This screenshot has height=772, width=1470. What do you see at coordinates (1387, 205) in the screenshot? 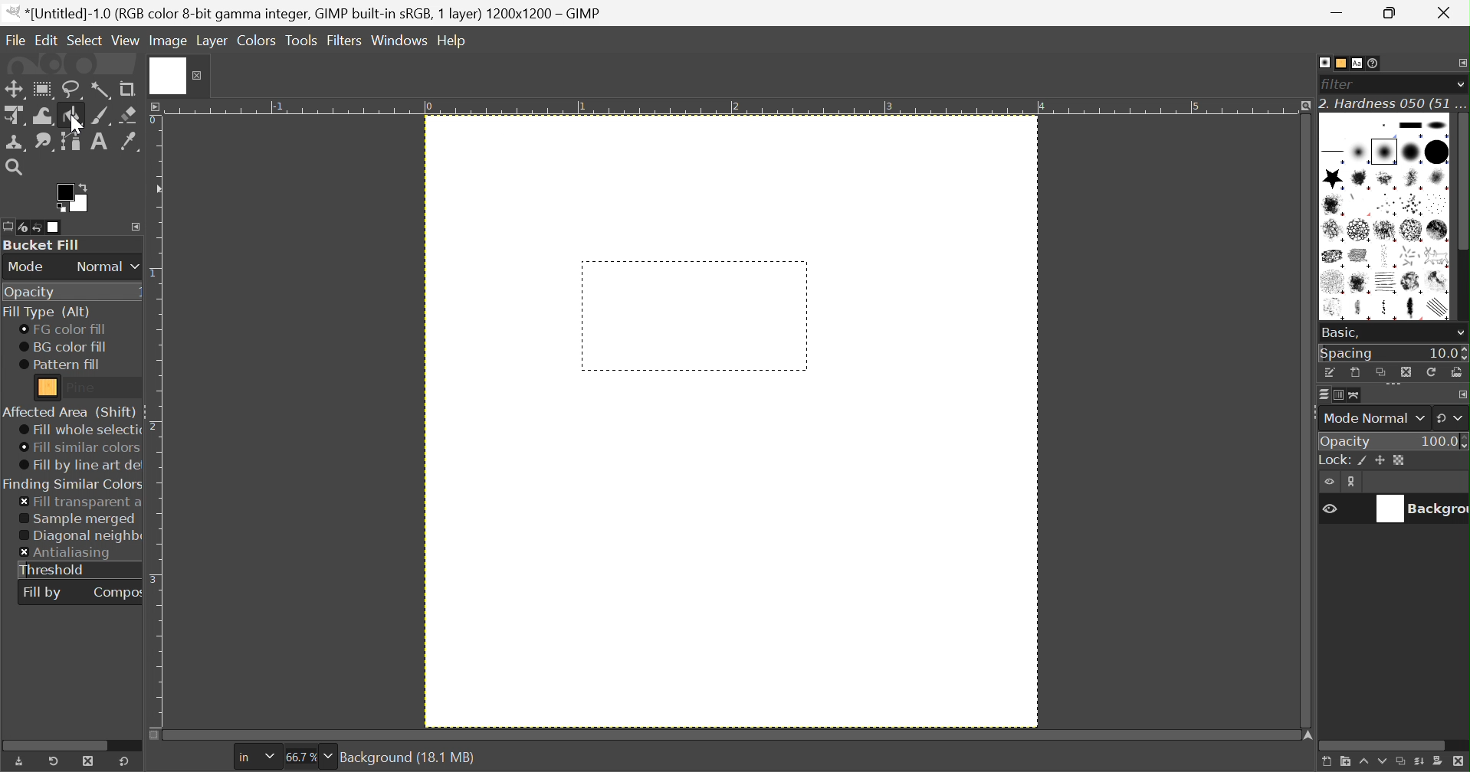
I see `Bristles` at bounding box center [1387, 205].